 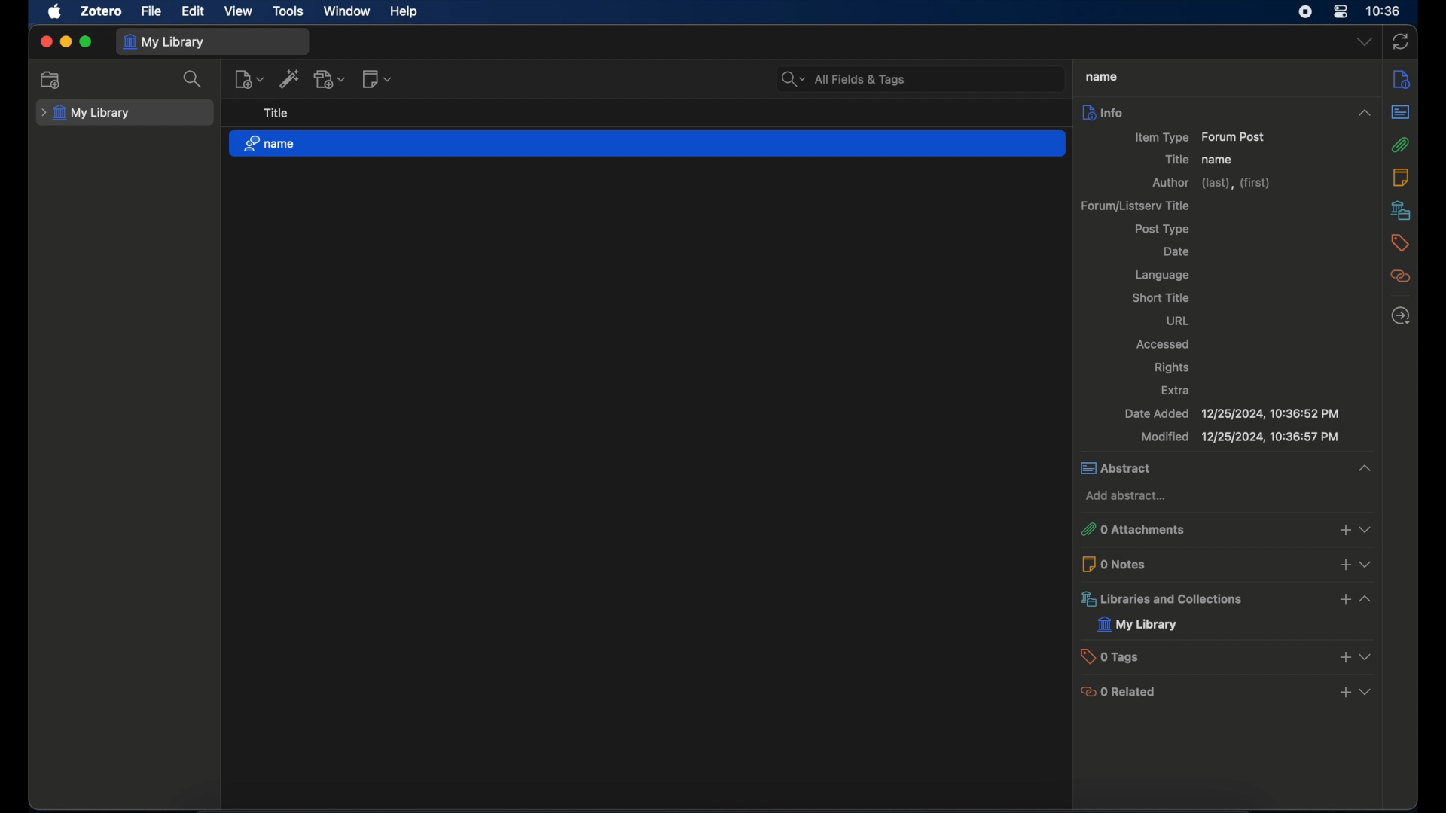 I want to click on short title, so click(x=1161, y=298).